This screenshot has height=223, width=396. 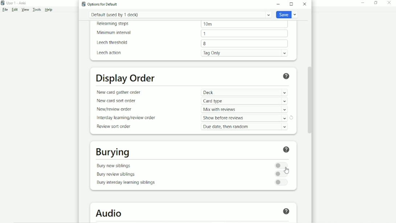 What do you see at coordinates (287, 212) in the screenshot?
I see `Help` at bounding box center [287, 212].